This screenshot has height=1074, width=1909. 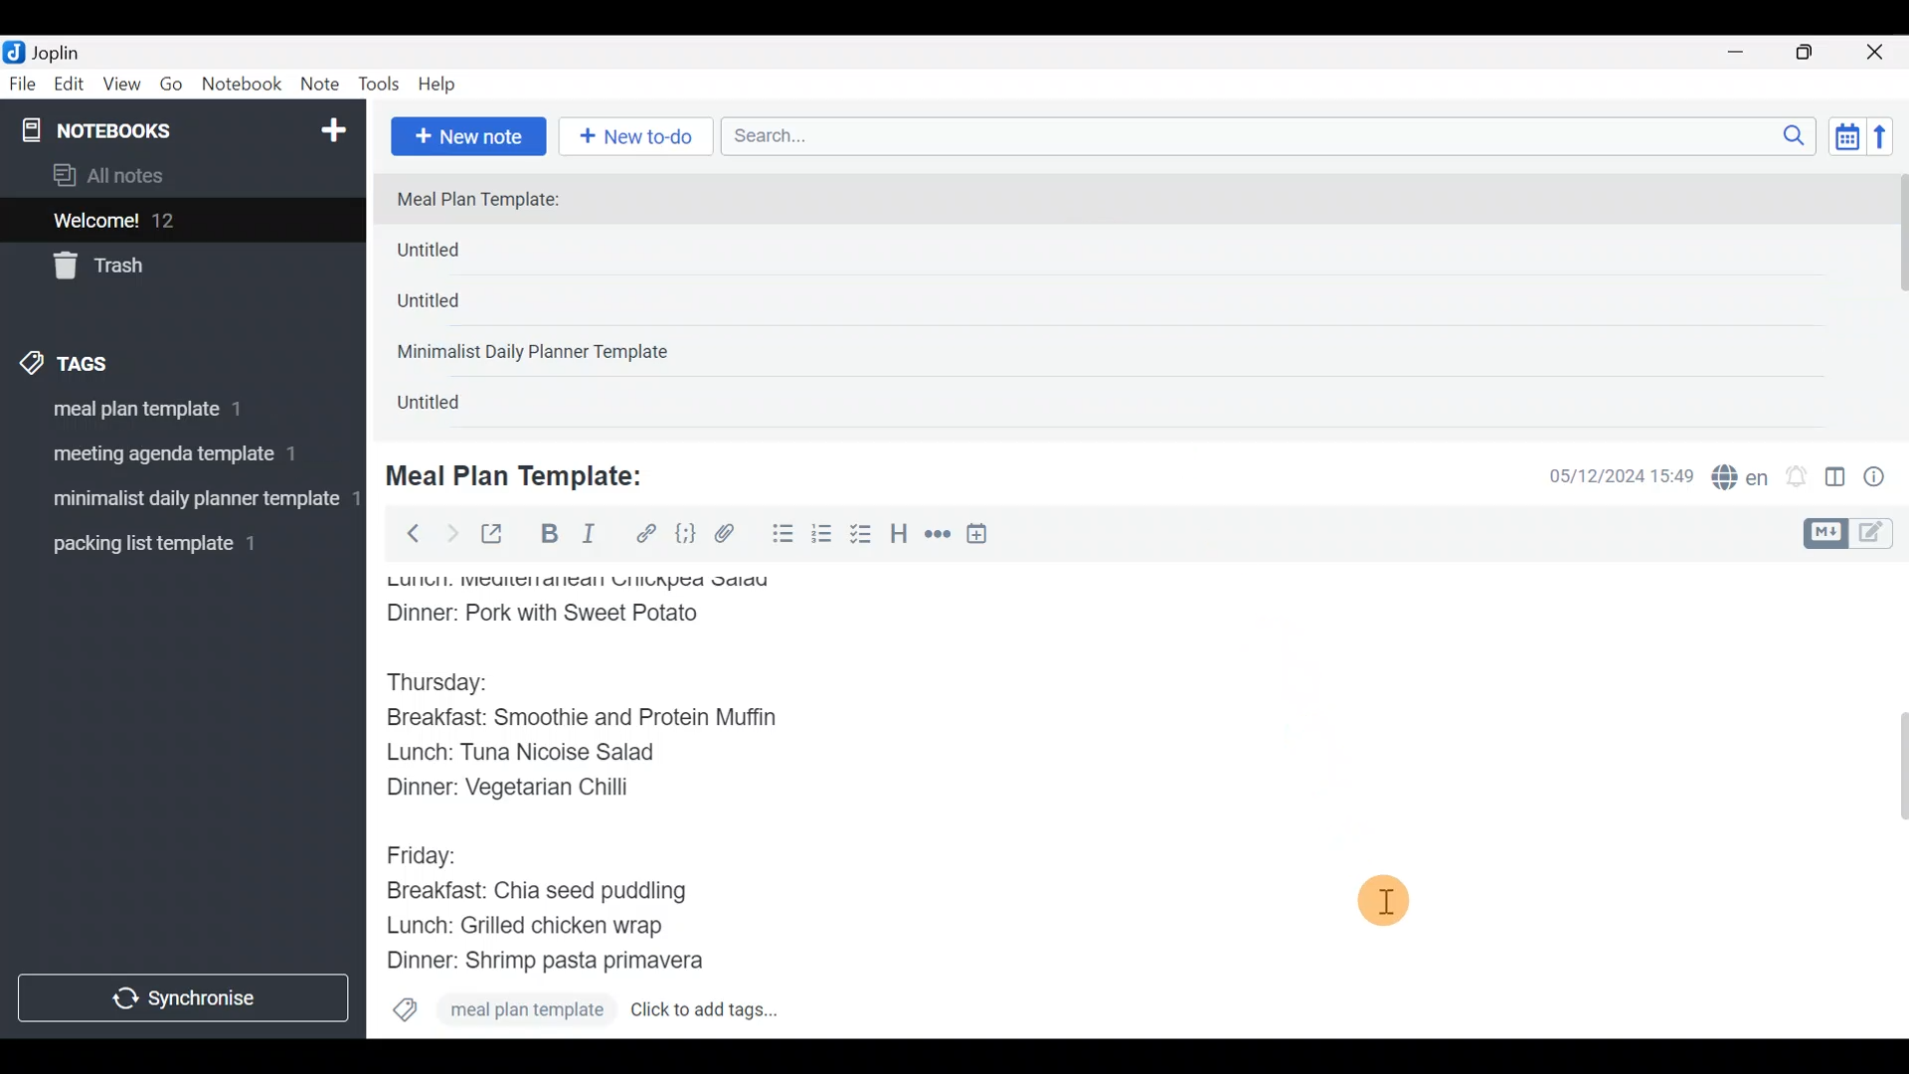 I want to click on Notebooks, so click(x=140, y=129).